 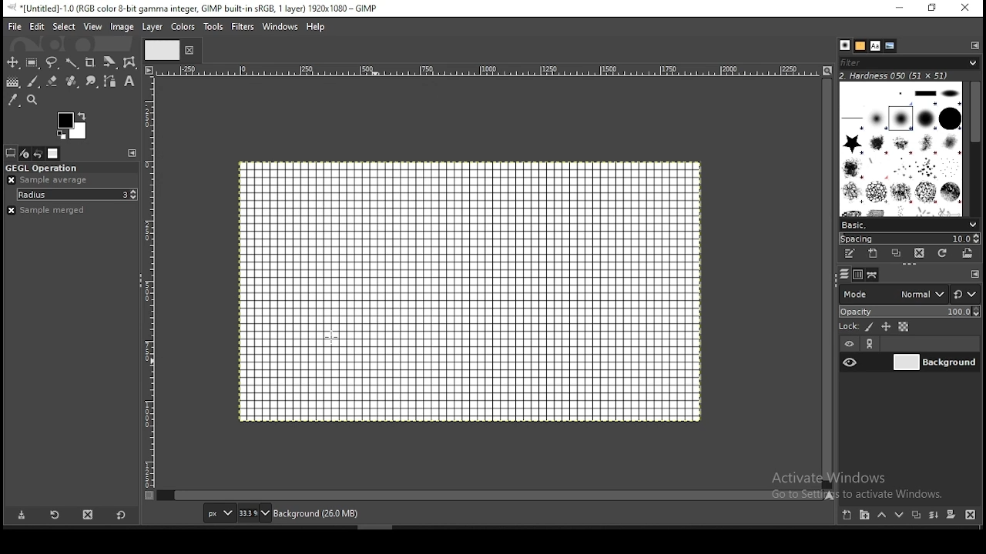 What do you see at coordinates (129, 62) in the screenshot?
I see `wrap transform` at bounding box center [129, 62].